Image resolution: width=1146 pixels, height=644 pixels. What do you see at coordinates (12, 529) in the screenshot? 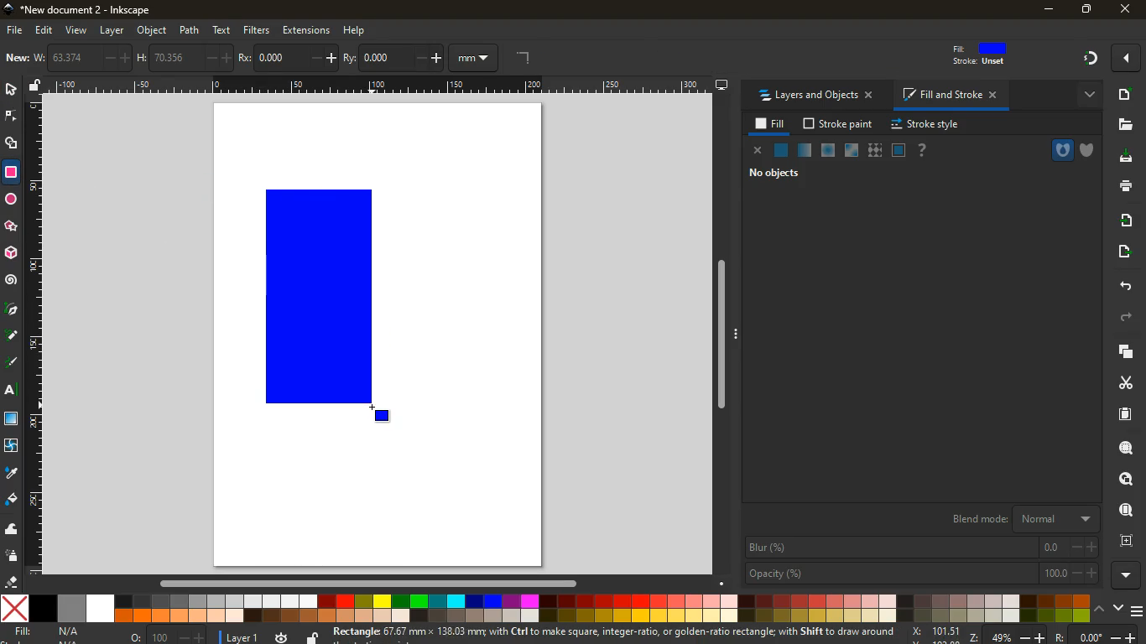
I see `wave` at bounding box center [12, 529].